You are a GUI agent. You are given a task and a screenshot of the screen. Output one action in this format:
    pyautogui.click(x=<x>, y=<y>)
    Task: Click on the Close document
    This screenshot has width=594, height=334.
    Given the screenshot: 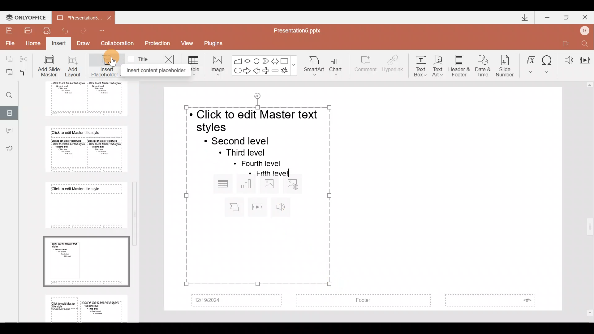 What is the action you would take?
    pyautogui.click(x=107, y=17)
    